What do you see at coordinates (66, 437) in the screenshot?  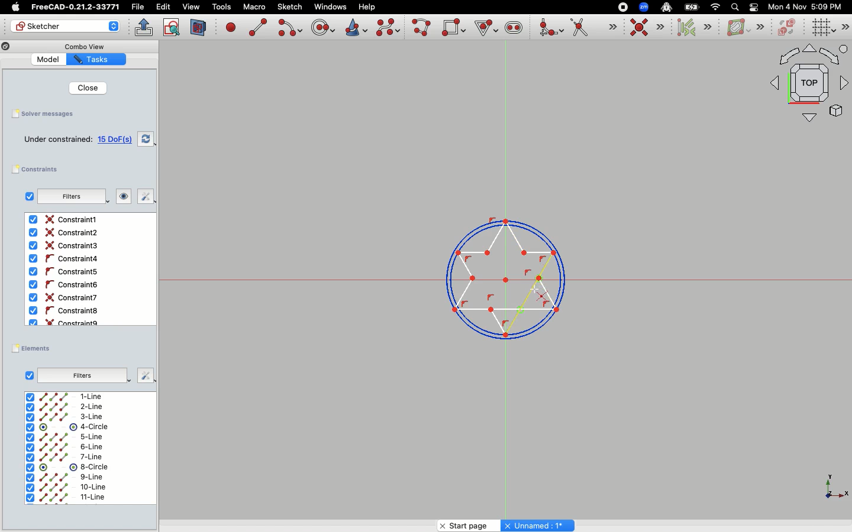 I see `5-line` at bounding box center [66, 437].